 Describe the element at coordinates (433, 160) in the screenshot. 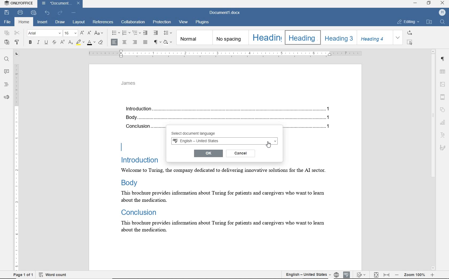

I see `scrollbar` at that location.